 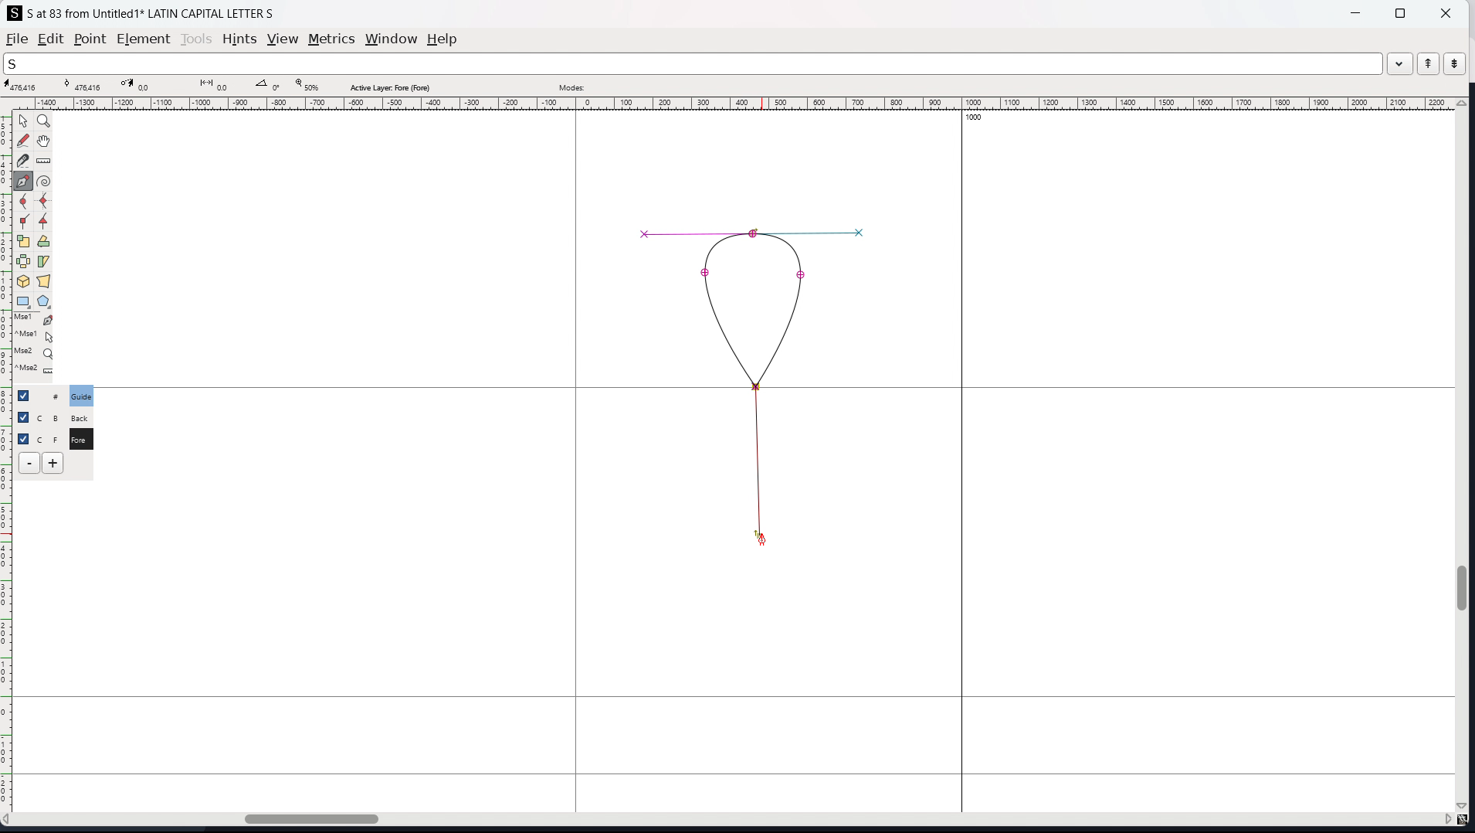 I want to click on add a point then drag out its control points, so click(x=24, y=181).